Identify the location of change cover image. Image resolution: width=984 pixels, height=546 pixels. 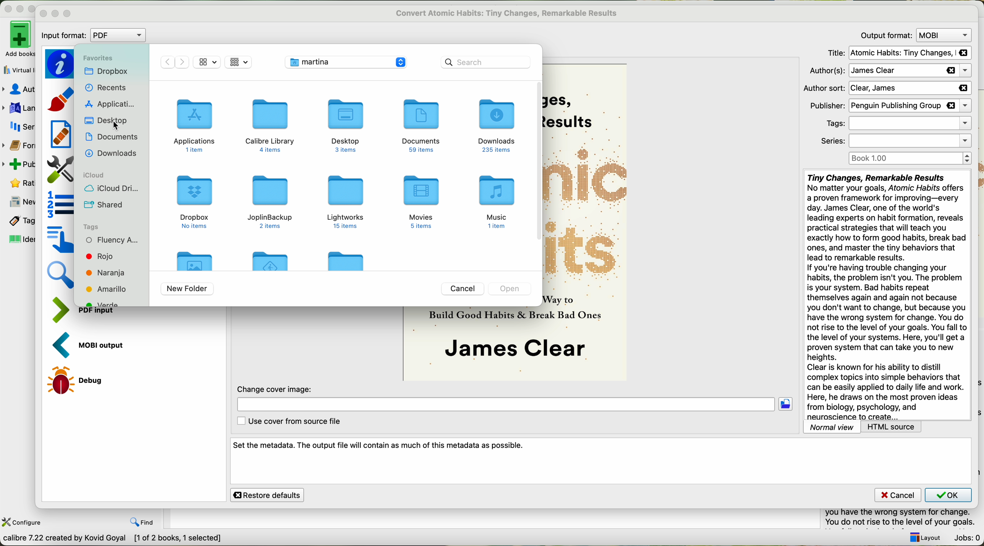
(276, 389).